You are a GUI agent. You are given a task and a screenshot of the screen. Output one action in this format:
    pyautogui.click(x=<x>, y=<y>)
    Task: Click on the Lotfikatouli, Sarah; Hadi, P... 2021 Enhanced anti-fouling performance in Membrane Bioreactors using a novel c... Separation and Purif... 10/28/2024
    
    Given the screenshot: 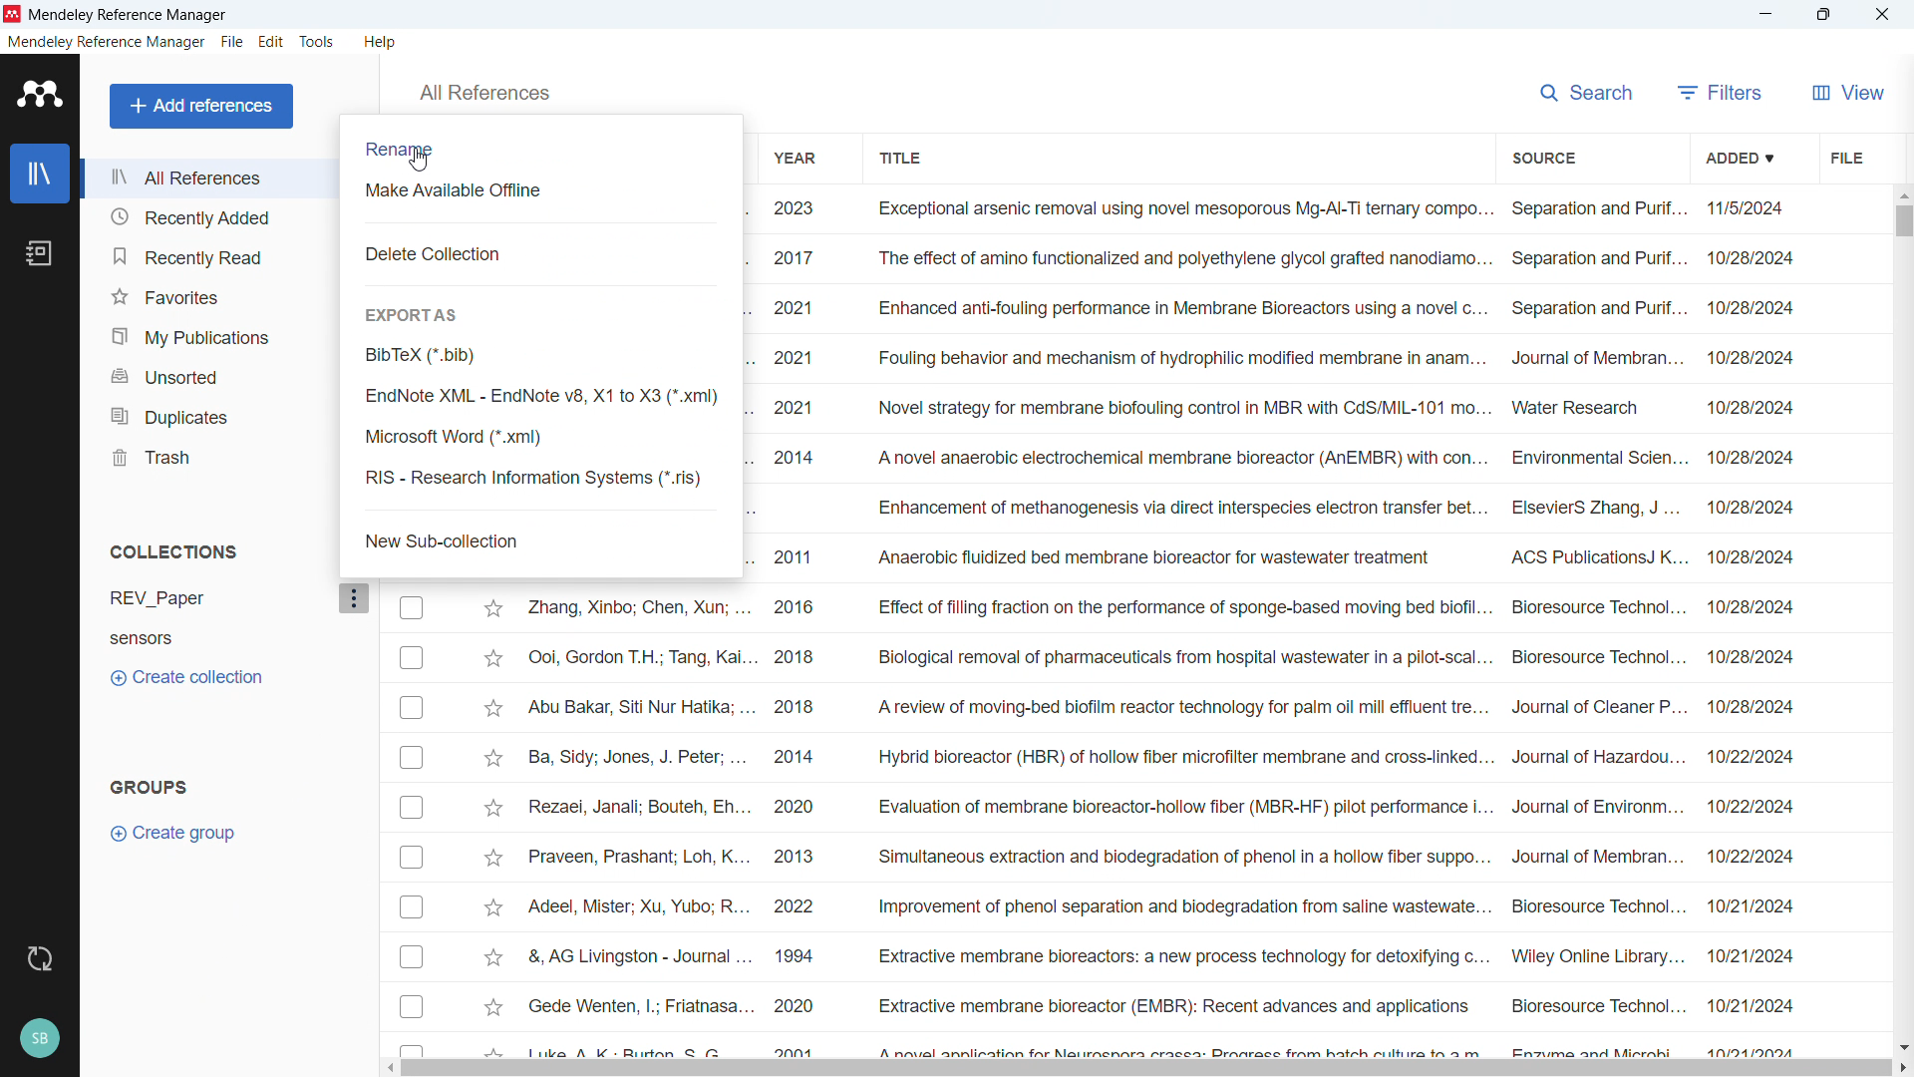 What is the action you would take?
    pyautogui.click(x=1272, y=308)
    